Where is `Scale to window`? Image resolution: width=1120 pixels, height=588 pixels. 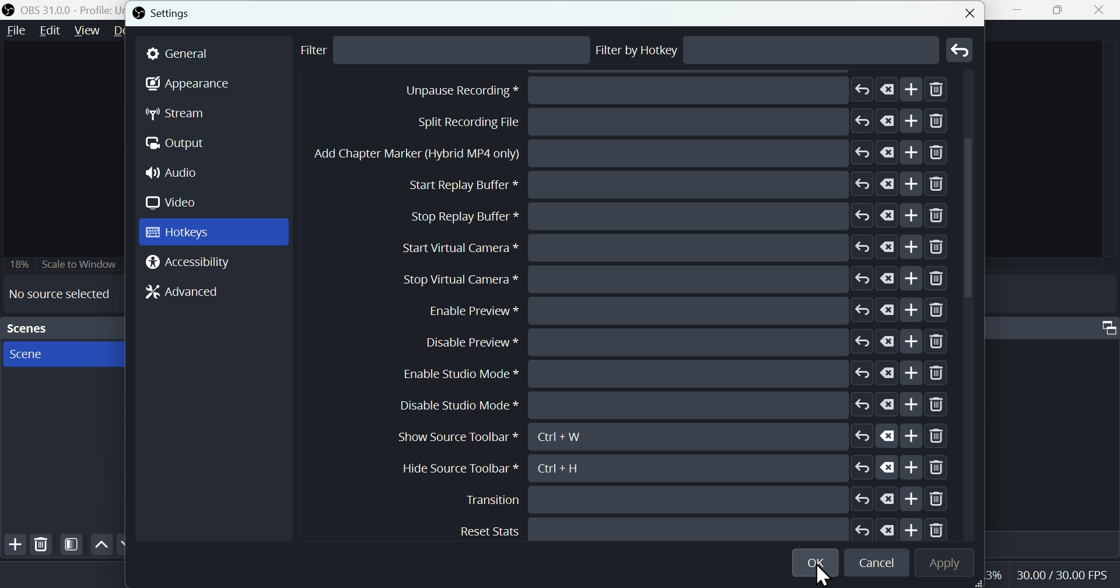
Scale to window is located at coordinates (62, 264).